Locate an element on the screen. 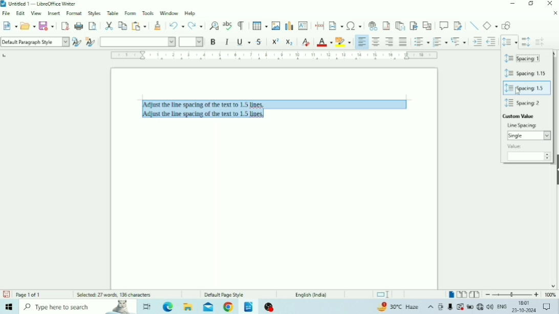 The width and height of the screenshot is (559, 314). Styles is located at coordinates (94, 13).